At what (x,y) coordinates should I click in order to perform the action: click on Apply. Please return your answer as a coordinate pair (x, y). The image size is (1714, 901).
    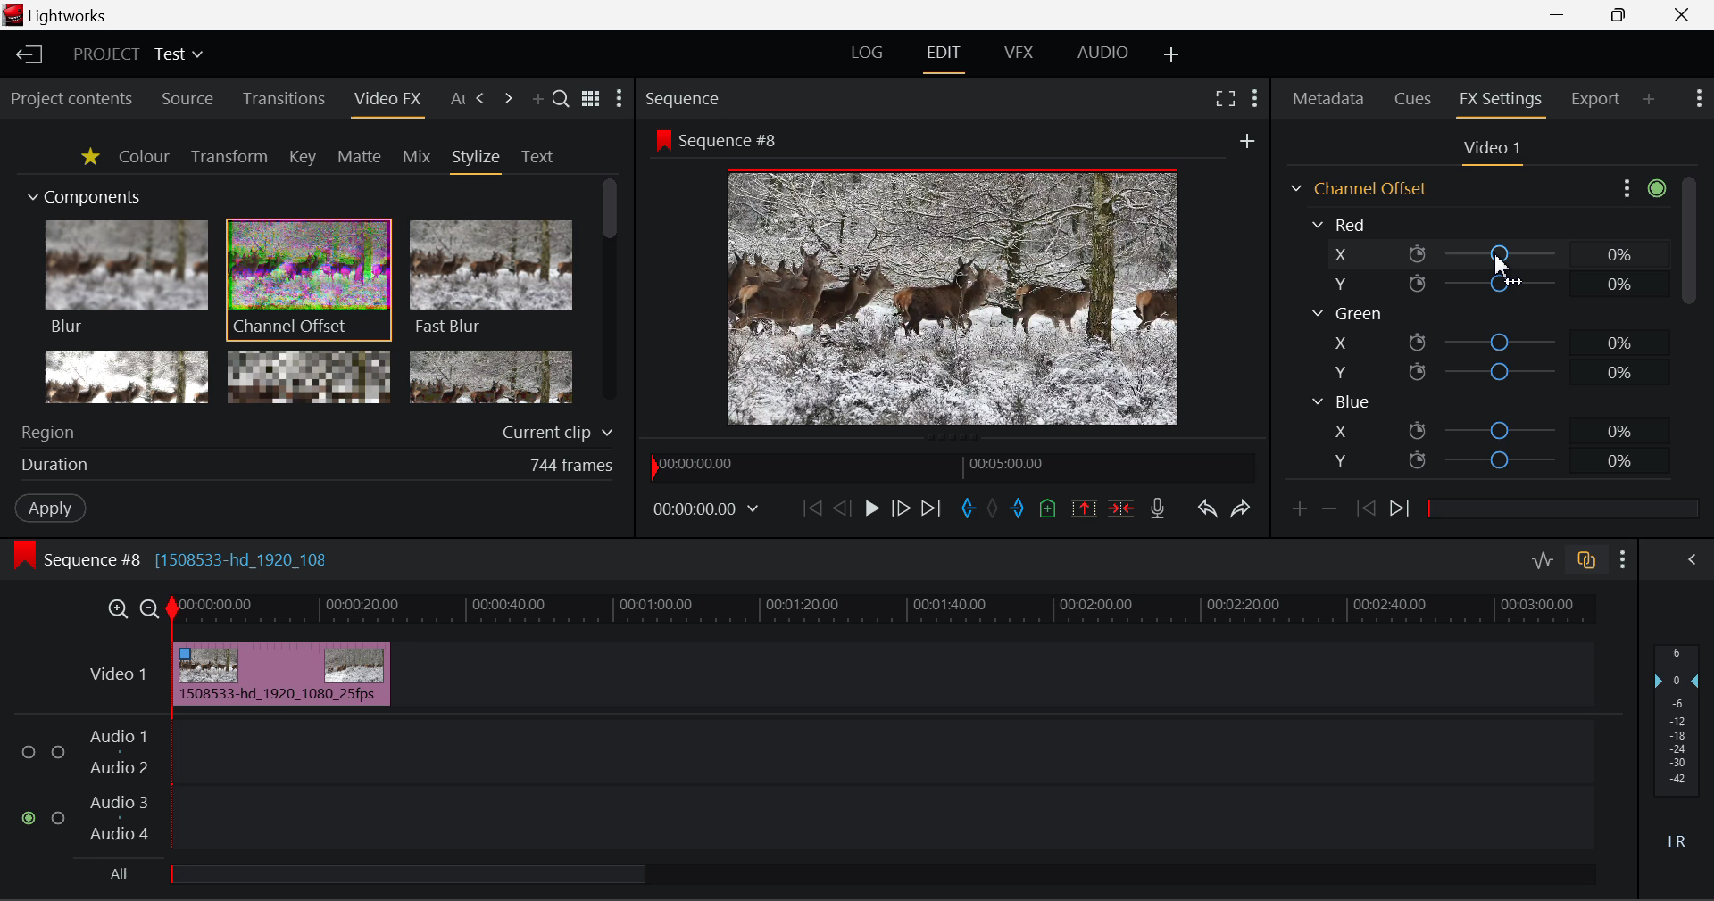
    Looking at the image, I should click on (52, 509).